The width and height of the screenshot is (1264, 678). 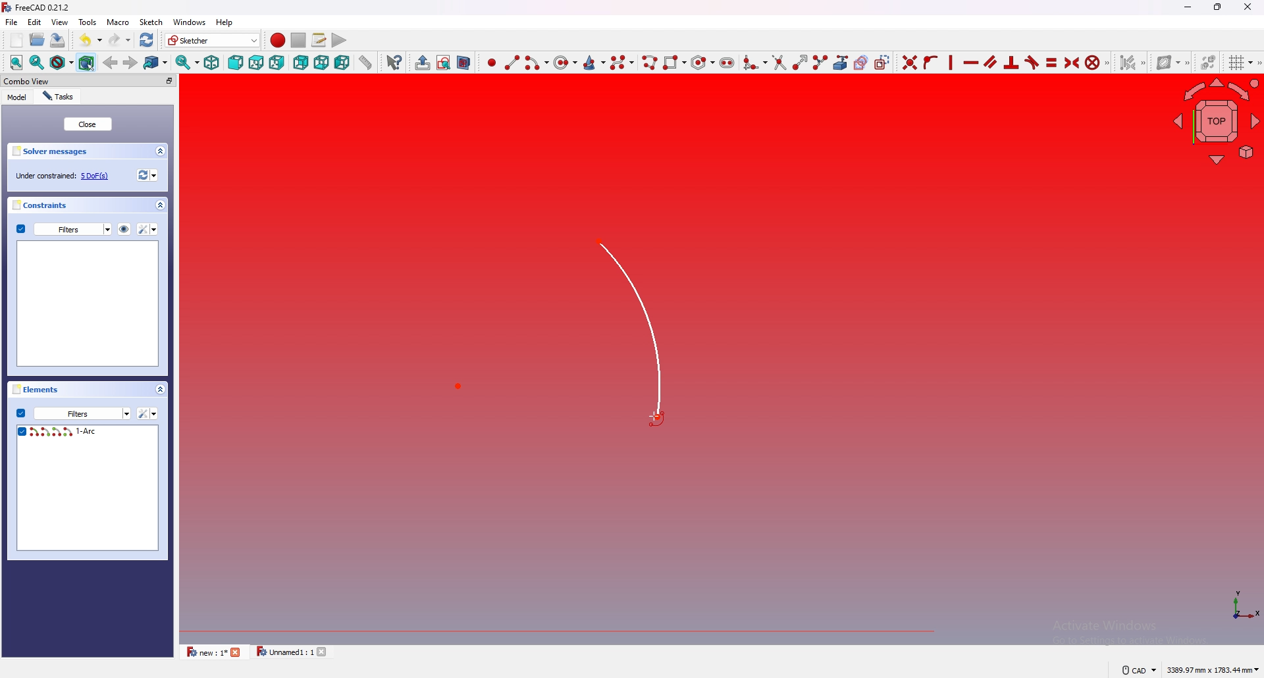 What do you see at coordinates (648, 63) in the screenshot?
I see `create poly line` at bounding box center [648, 63].